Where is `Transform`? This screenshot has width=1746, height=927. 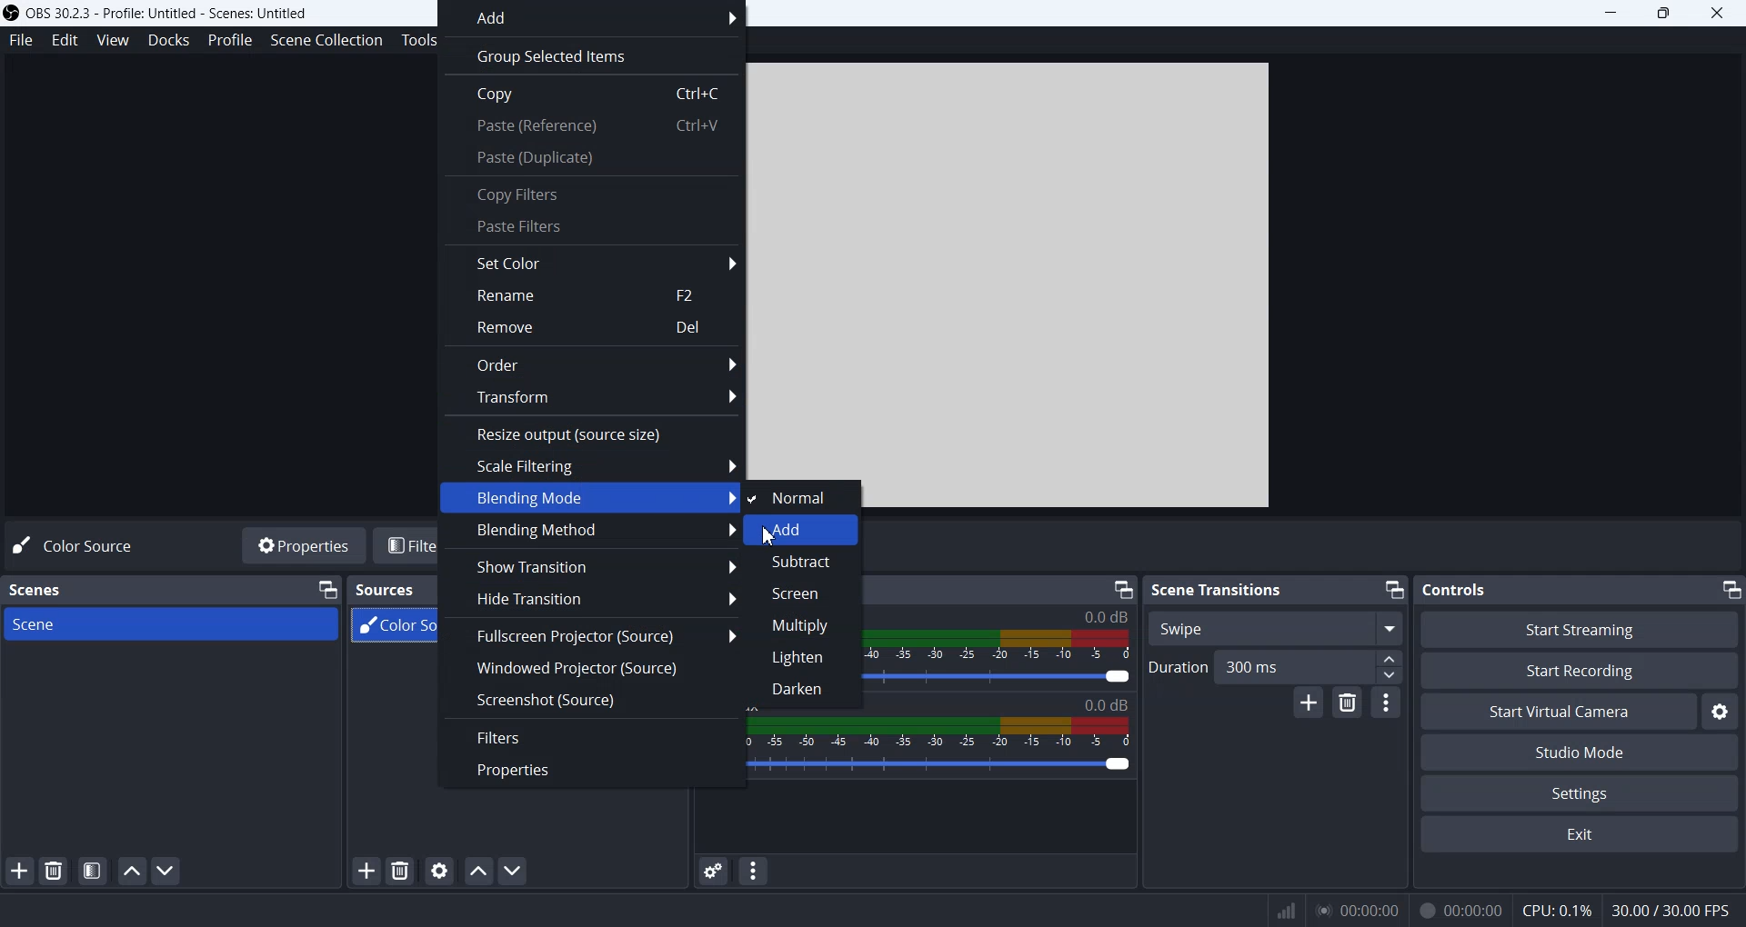 Transform is located at coordinates (591, 397).